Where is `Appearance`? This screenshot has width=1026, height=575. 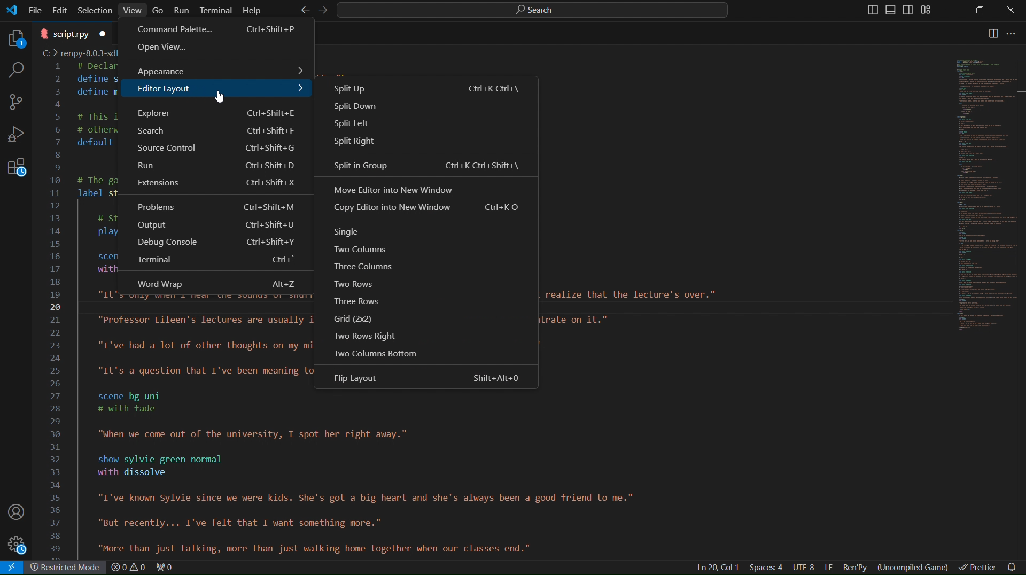 Appearance is located at coordinates (215, 69).